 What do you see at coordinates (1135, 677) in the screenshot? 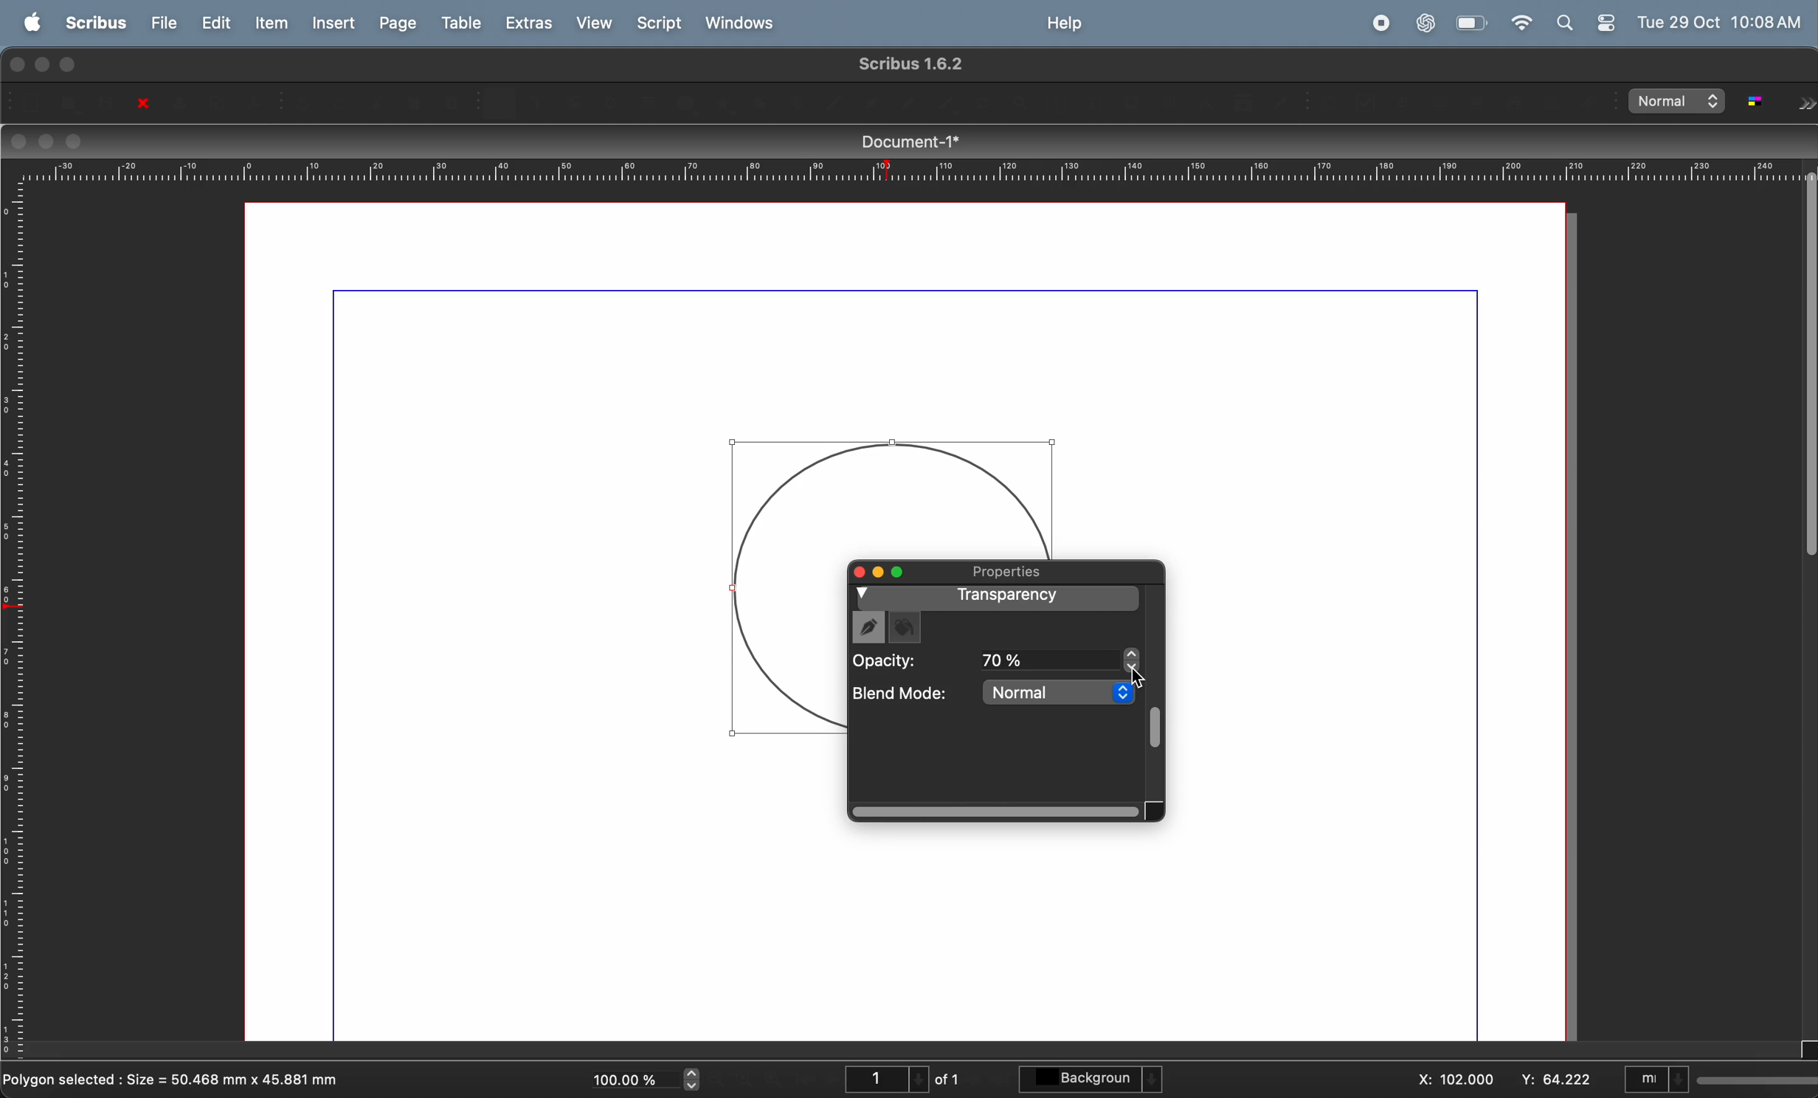
I see `Cursor` at bounding box center [1135, 677].